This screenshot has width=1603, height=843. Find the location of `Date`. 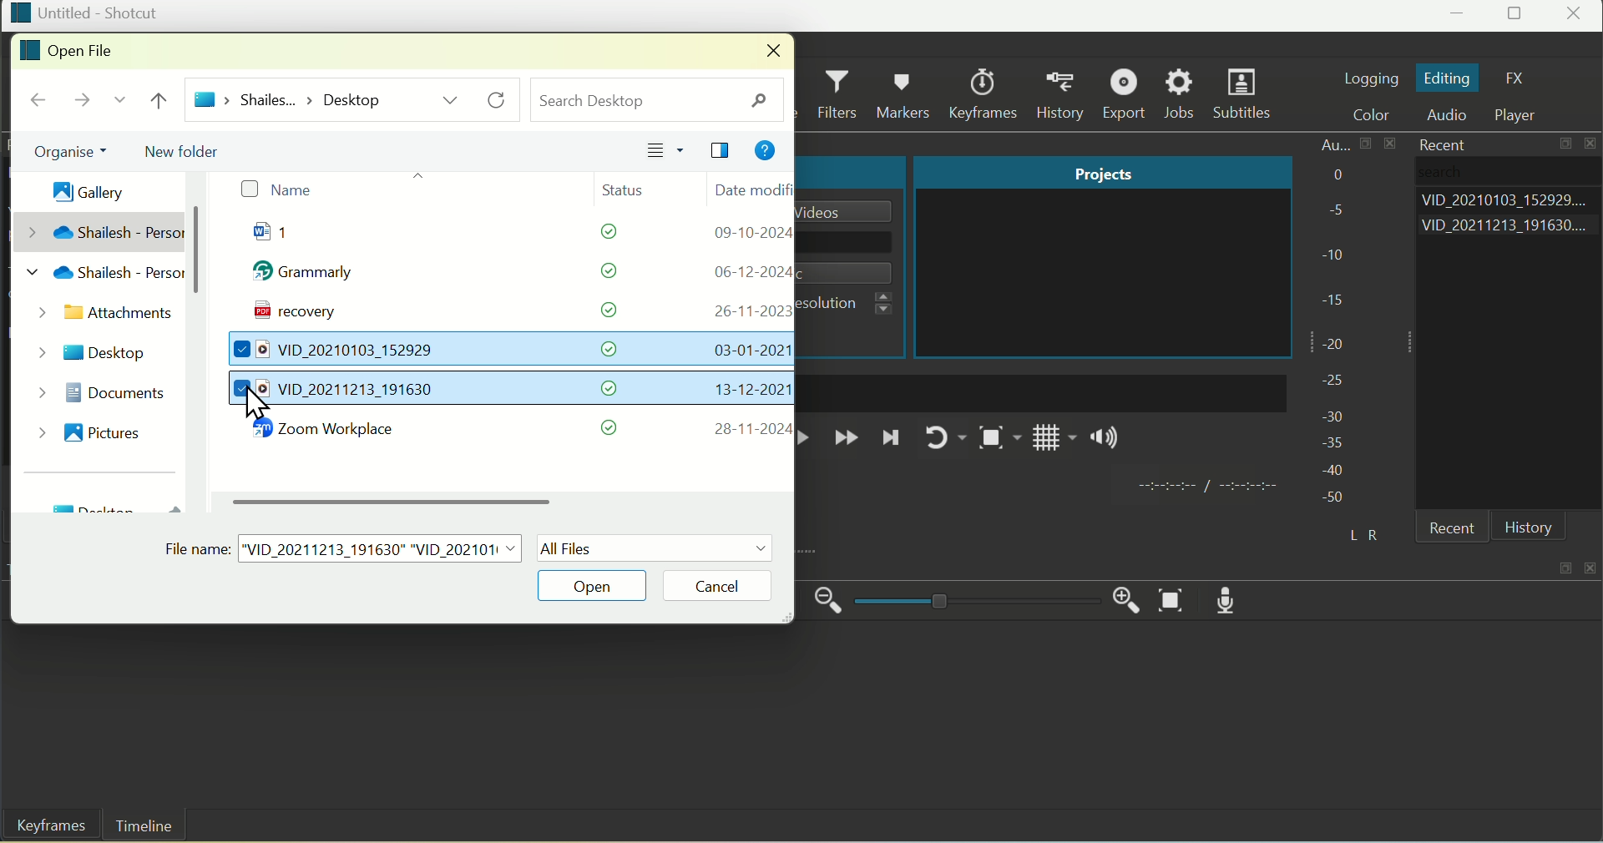

Date is located at coordinates (751, 189).